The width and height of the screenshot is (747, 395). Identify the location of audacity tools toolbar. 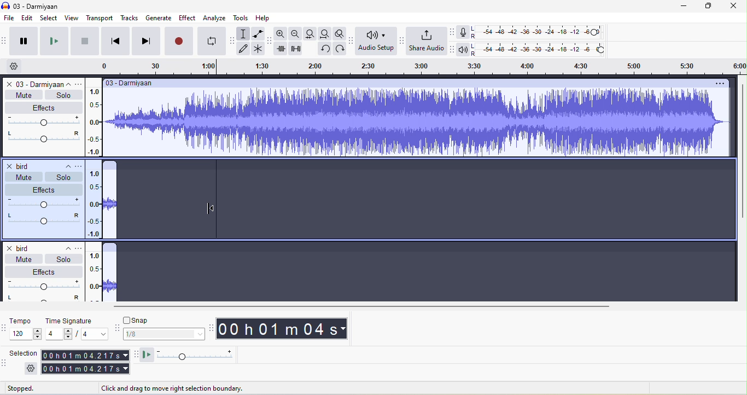
(233, 41).